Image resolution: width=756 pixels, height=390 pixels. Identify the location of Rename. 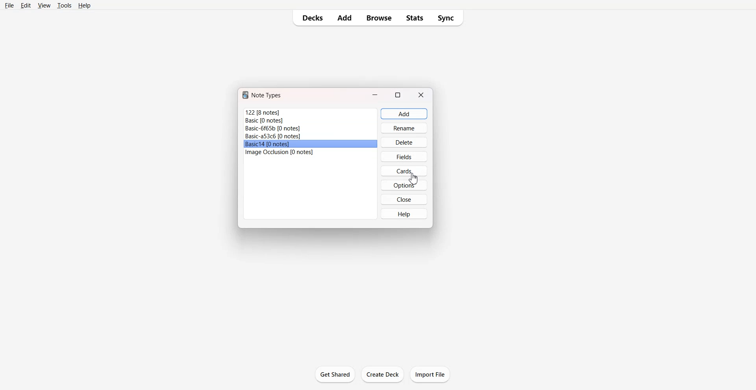
(404, 128).